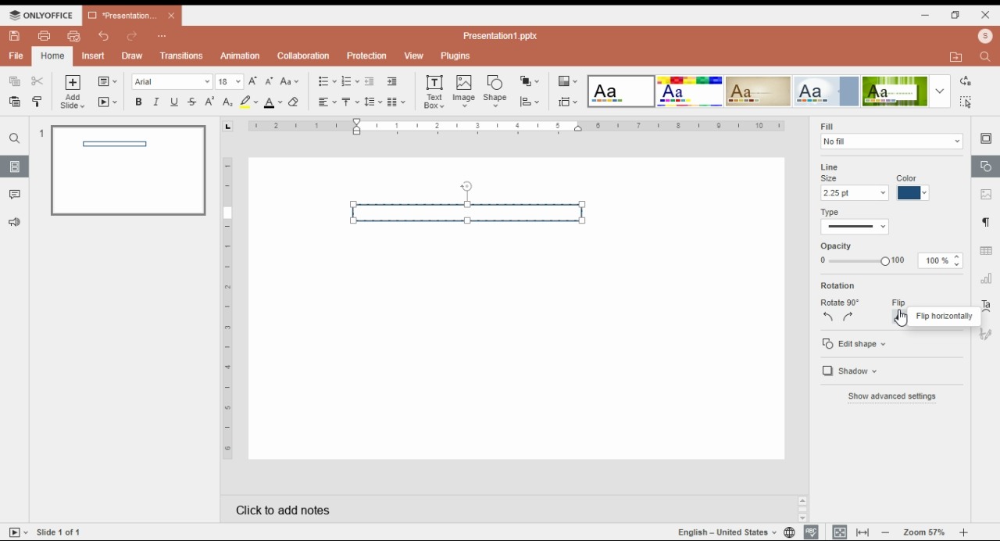 The width and height of the screenshot is (1000, 541). Describe the element at coordinates (827, 126) in the screenshot. I see `fill` at that location.